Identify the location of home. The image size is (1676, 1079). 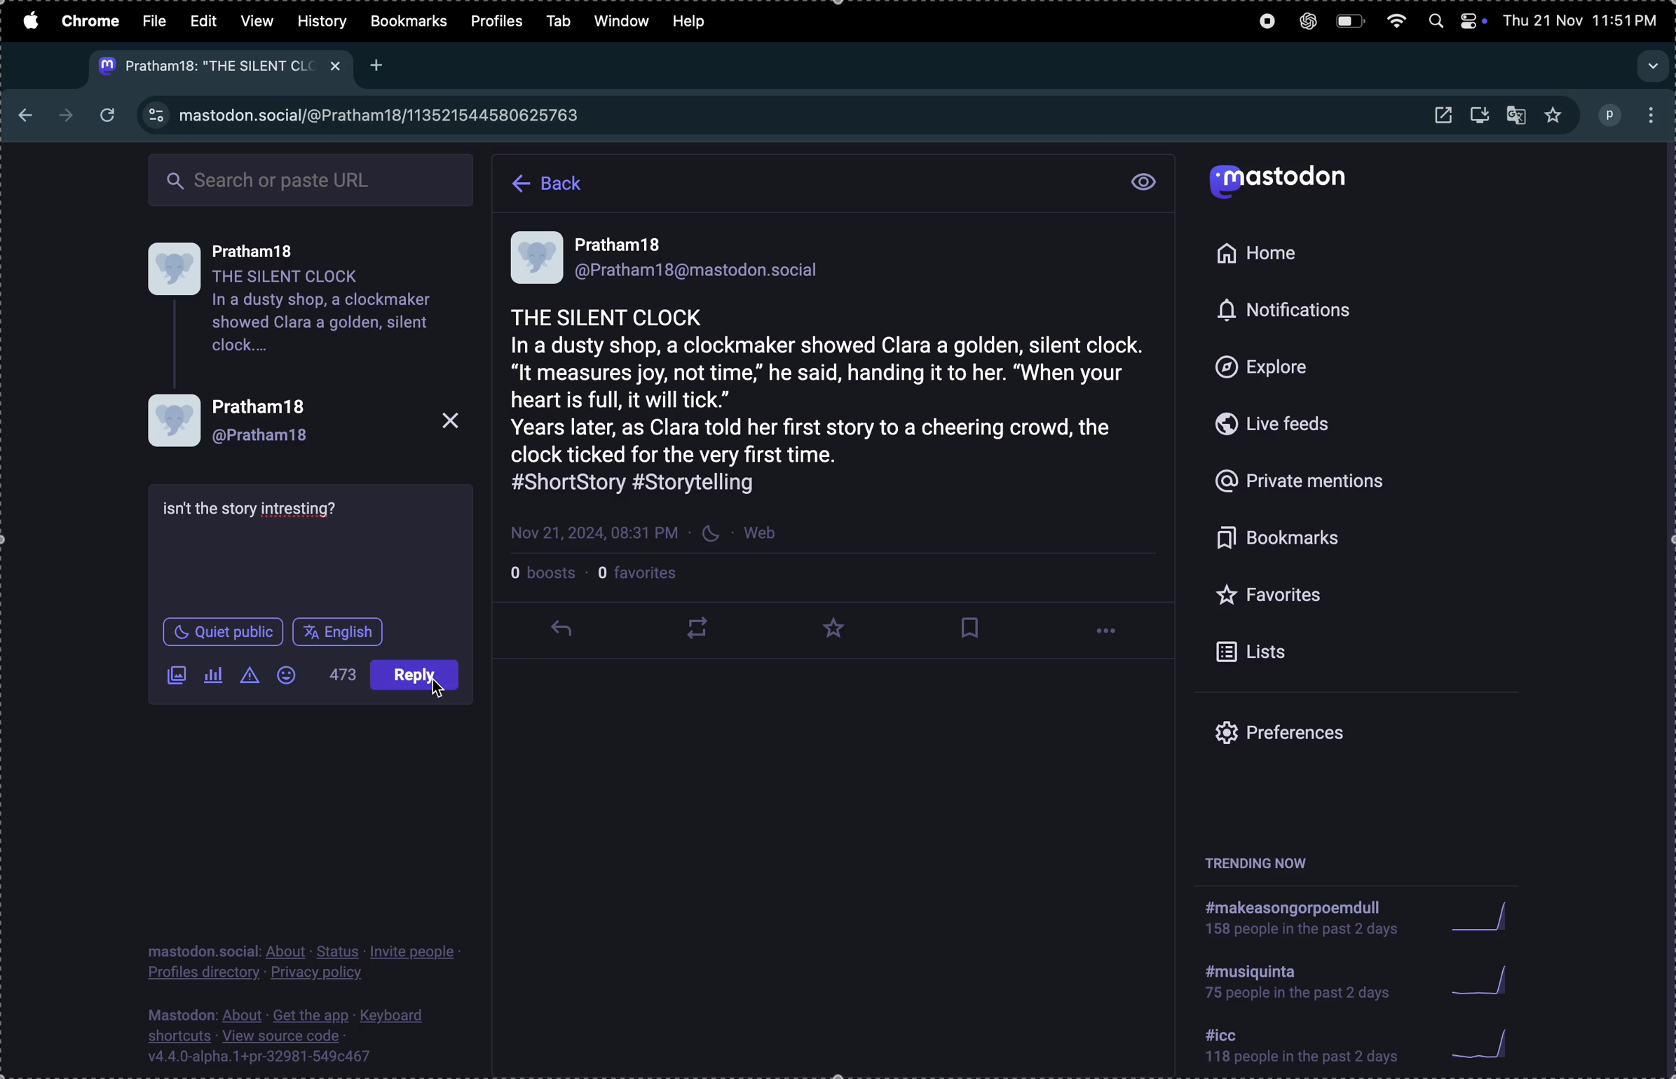
(1266, 254).